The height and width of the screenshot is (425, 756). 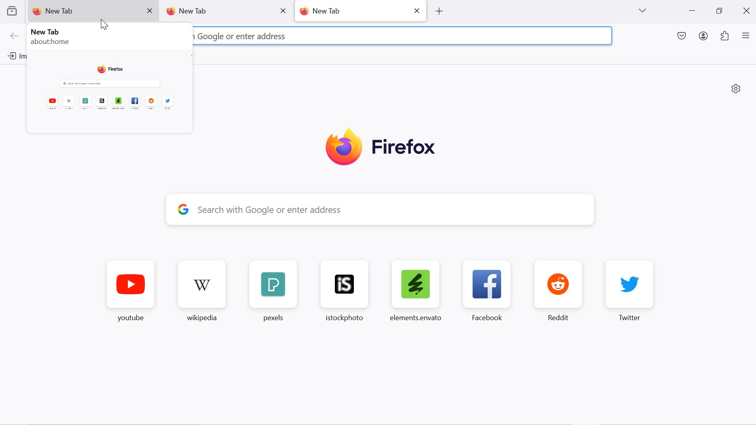 I want to click on y Search with Google or enter address, so click(x=387, y=210).